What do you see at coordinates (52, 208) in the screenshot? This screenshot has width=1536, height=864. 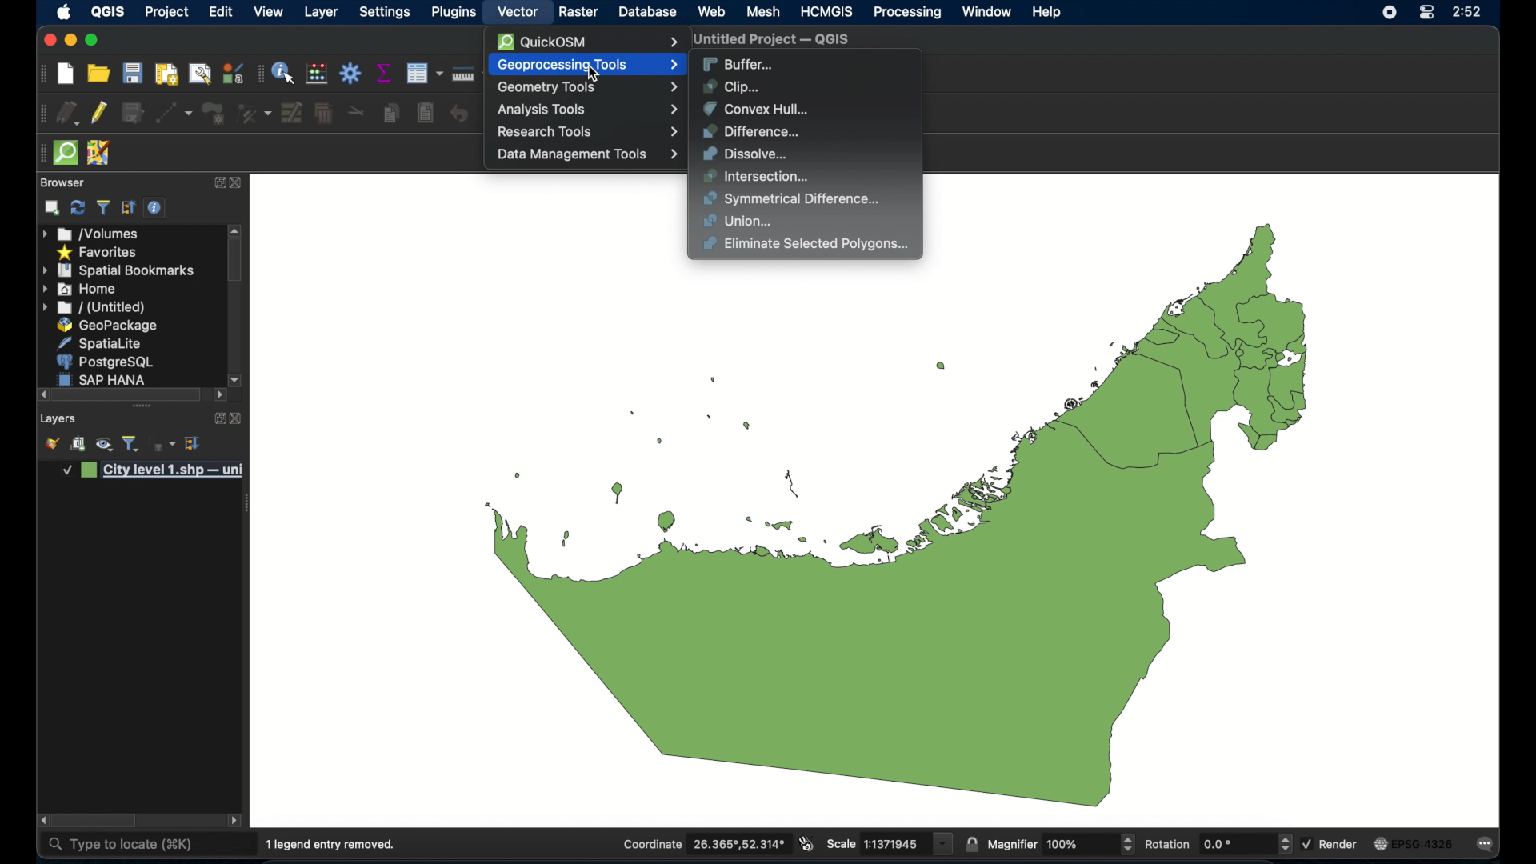 I see `add selected layers` at bounding box center [52, 208].